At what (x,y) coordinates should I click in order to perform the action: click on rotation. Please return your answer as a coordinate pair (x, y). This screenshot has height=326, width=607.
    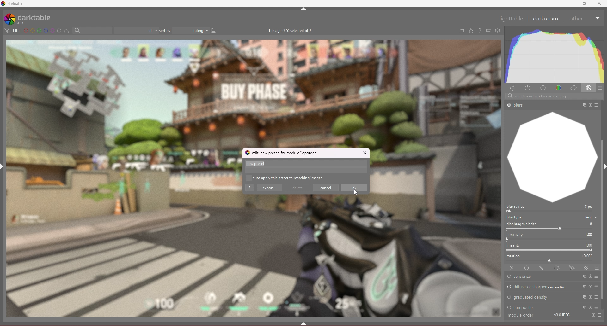
    Looking at the image, I should click on (552, 258).